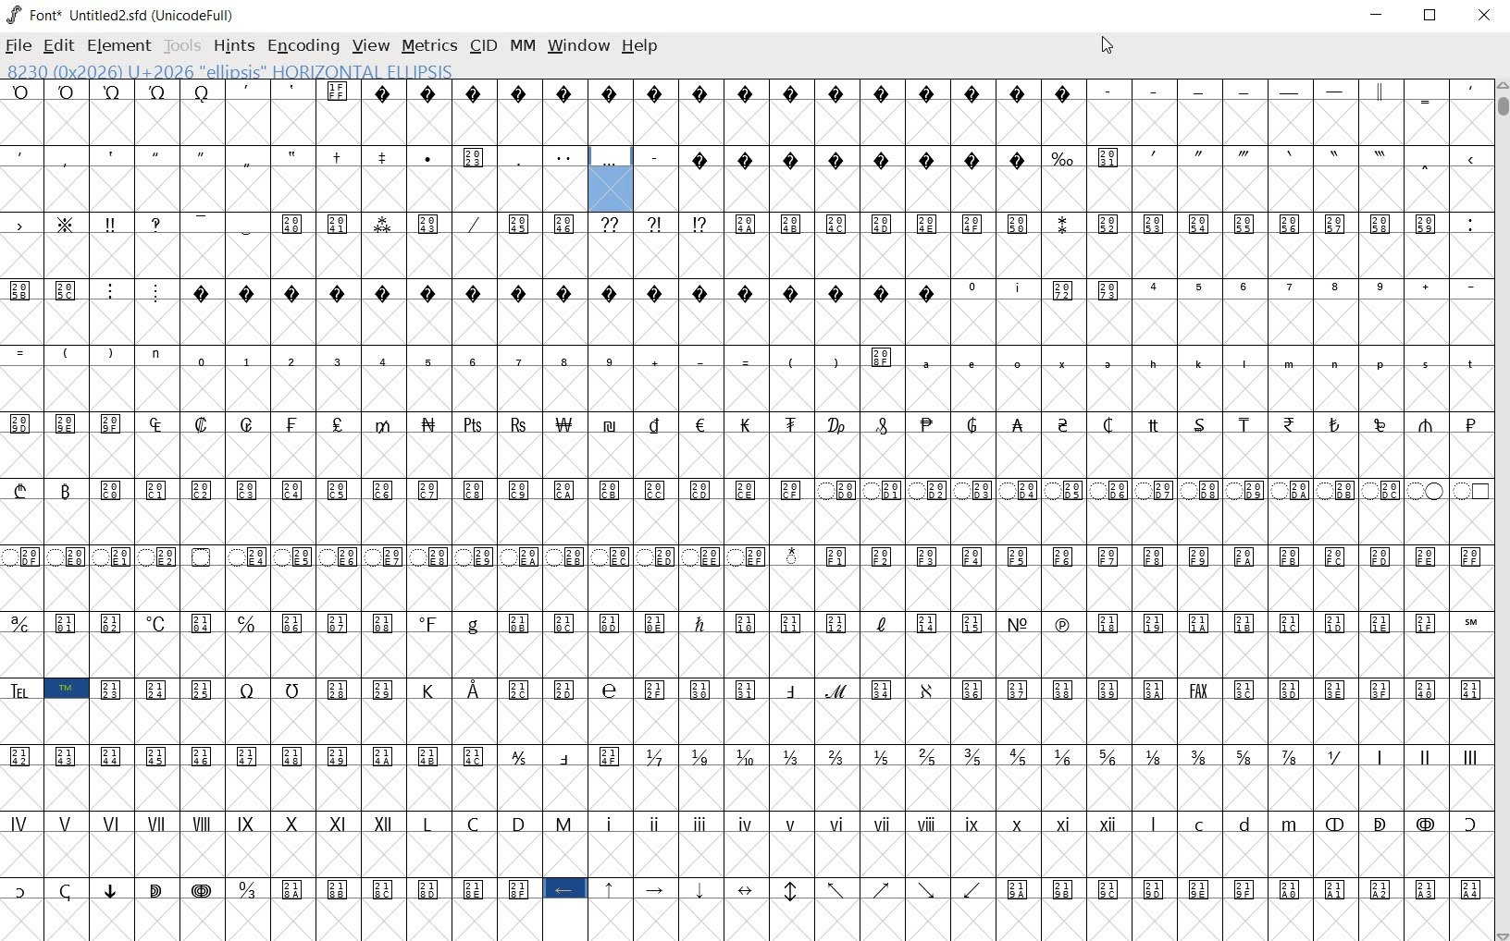  I want to click on 8230 (0x2026) U+2026 "ELLIPSIS" HORIZONTAL ELLIPSIS, so click(292, 70).